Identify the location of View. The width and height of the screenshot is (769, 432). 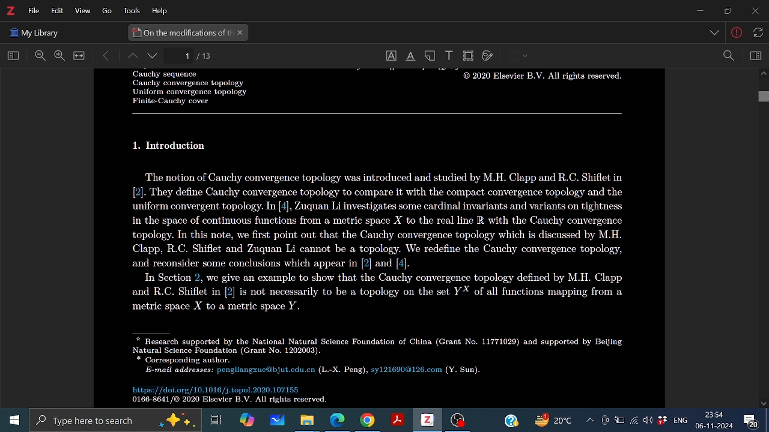
(81, 11).